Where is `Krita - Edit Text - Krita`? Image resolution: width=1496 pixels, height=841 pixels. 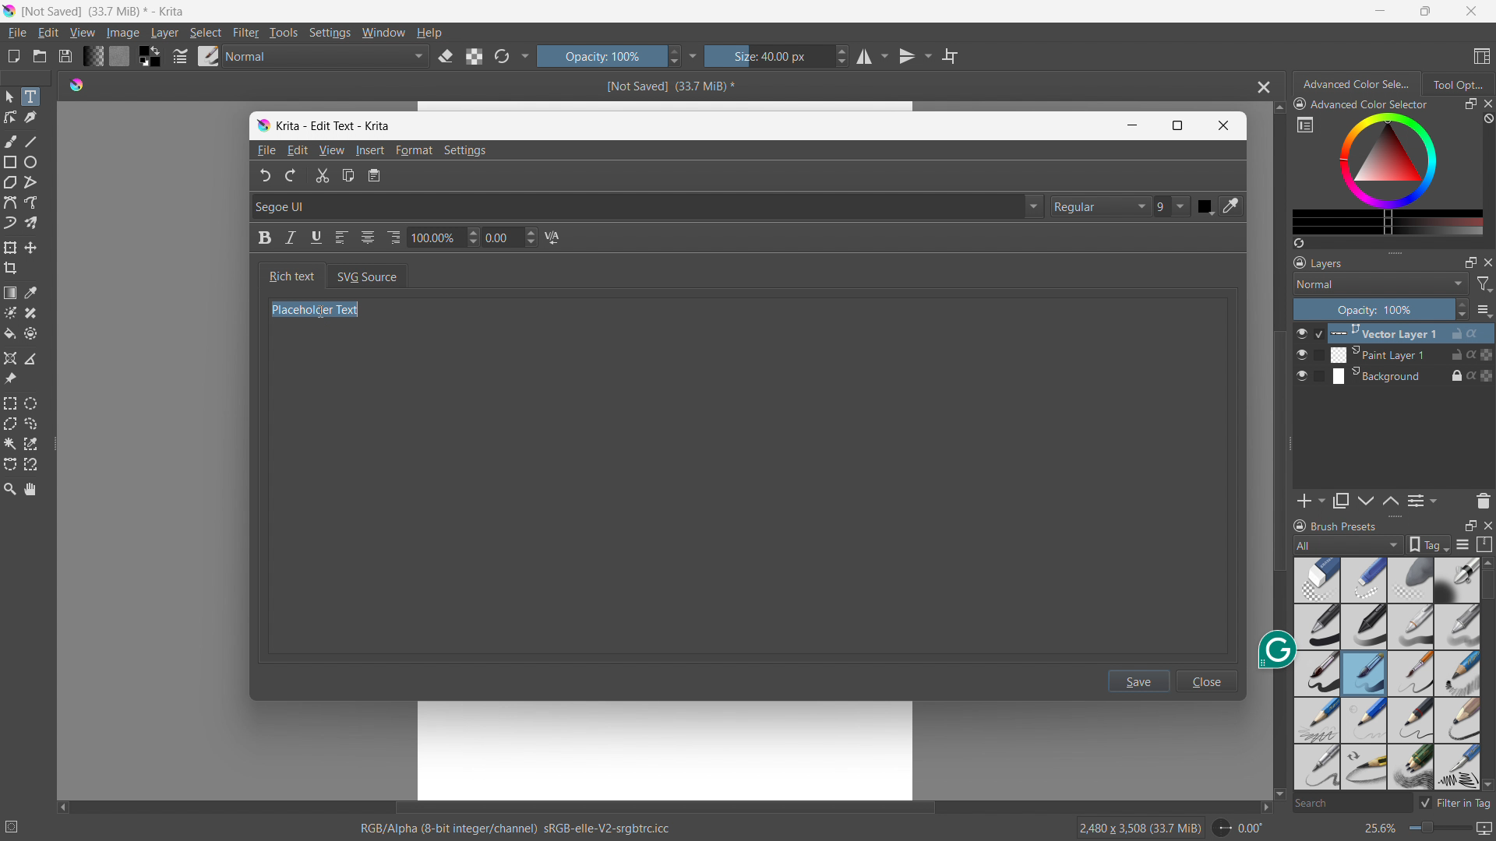
Krita - Edit Text - Krita is located at coordinates (335, 124).